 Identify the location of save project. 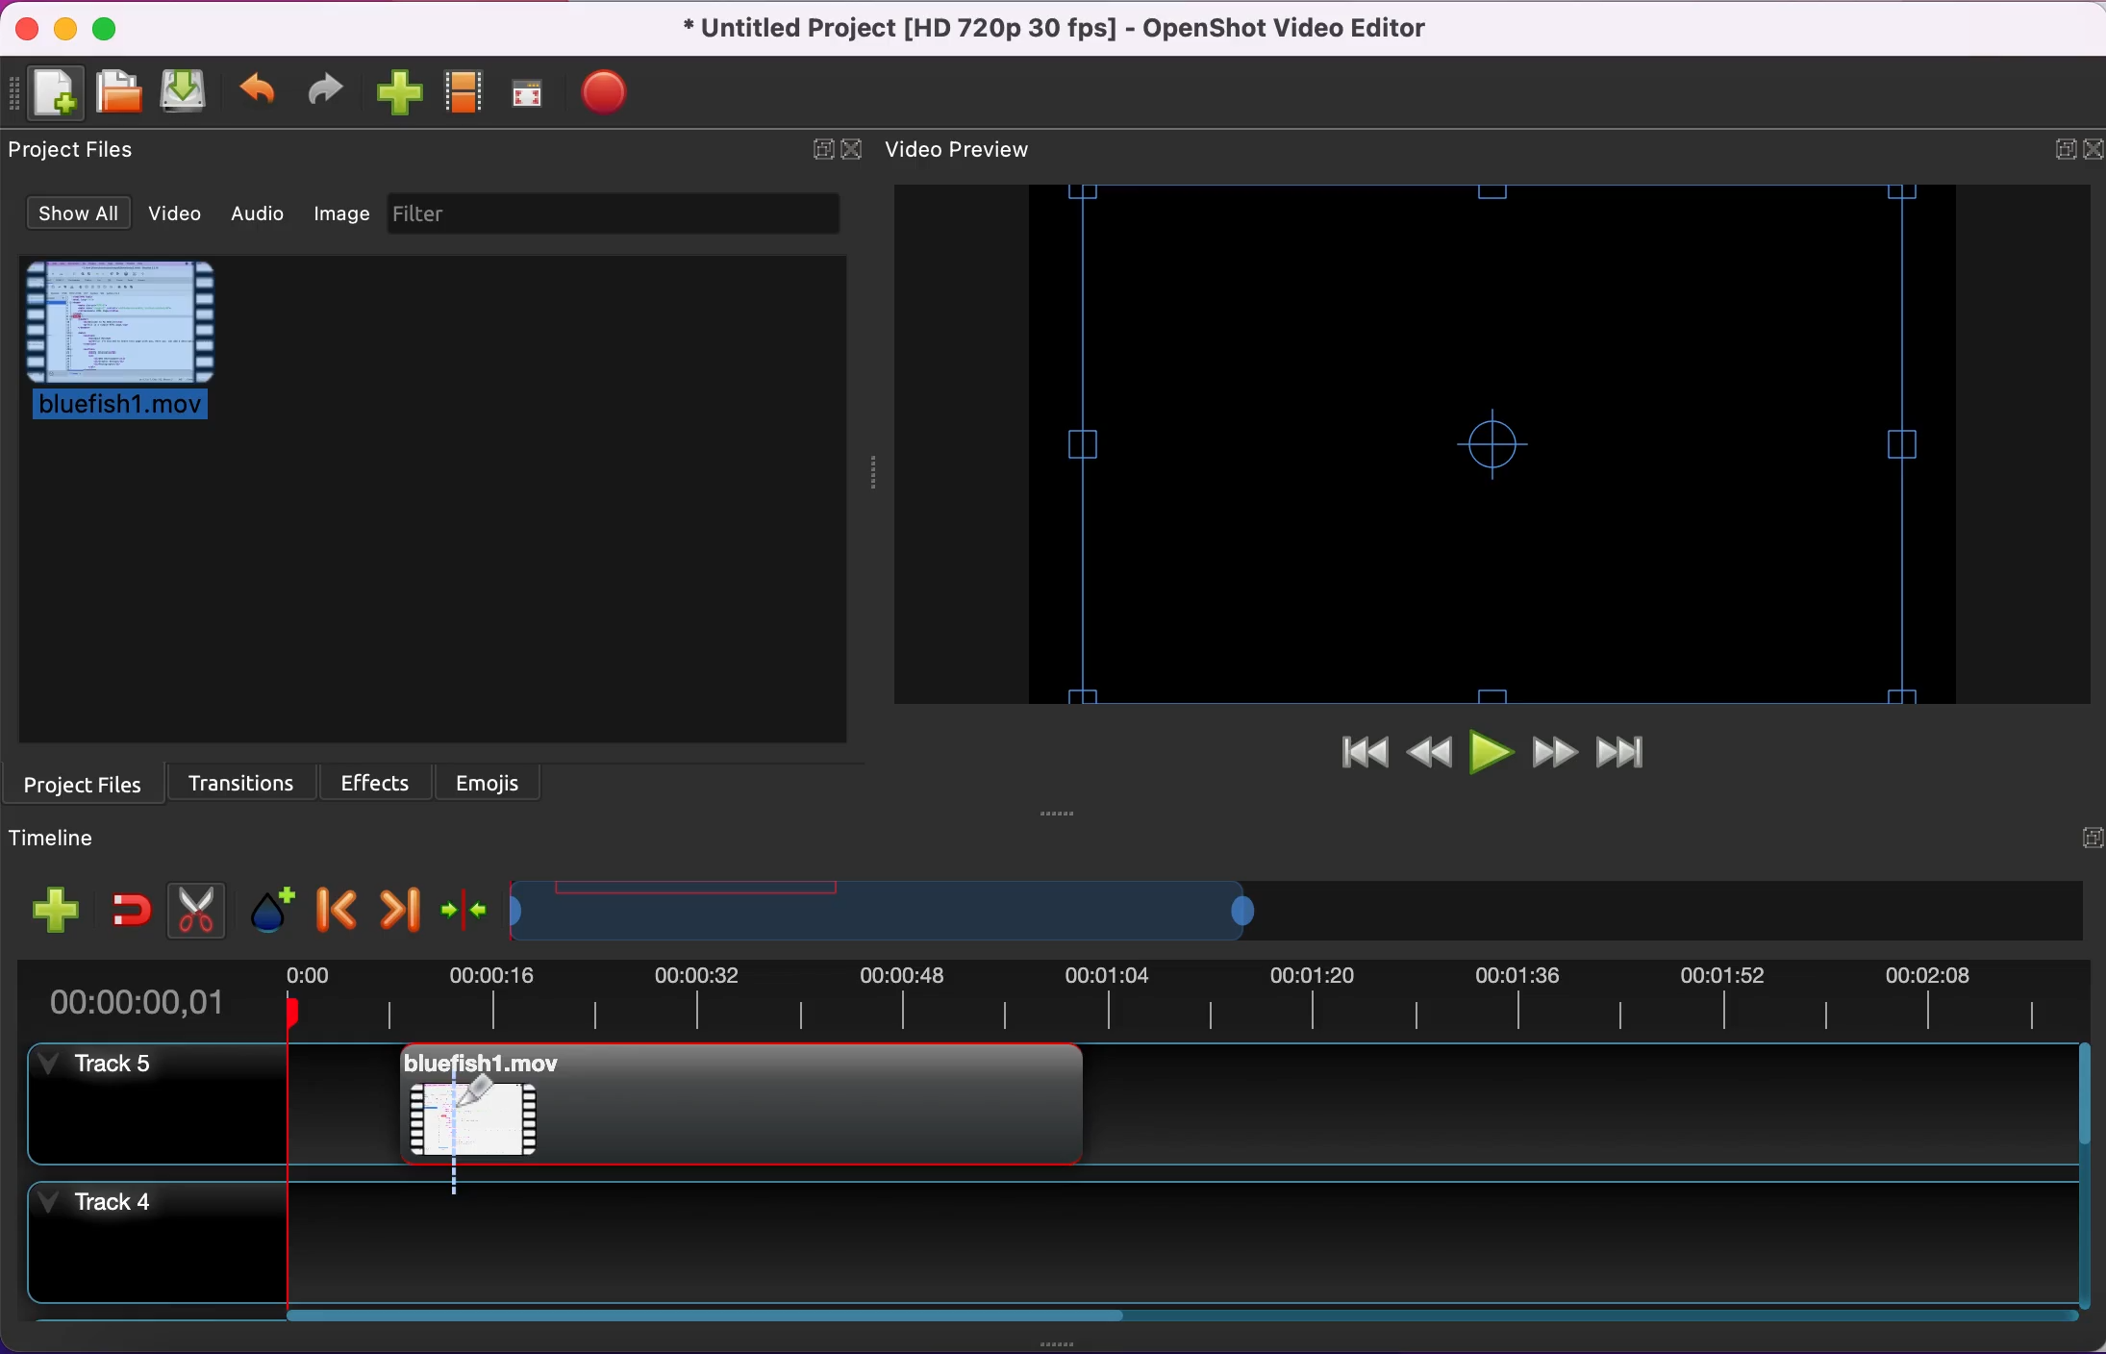
(185, 93).